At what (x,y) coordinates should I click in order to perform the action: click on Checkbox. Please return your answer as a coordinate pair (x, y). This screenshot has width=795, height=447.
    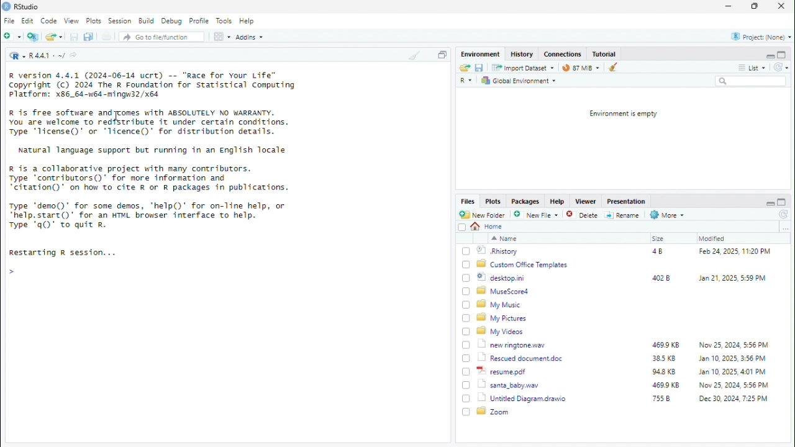
    Looking at the image, I should click on (466, 305).